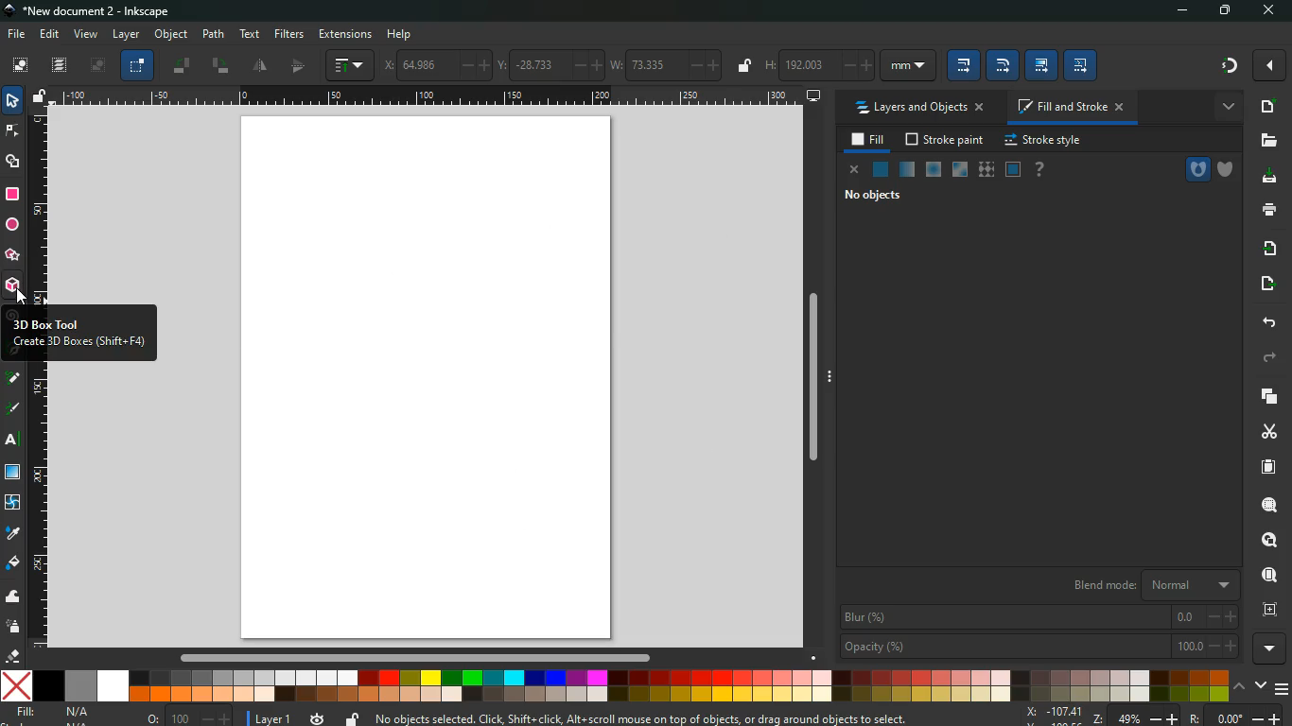 This screenshot has width=1292, height=726. What do you see at coordinates (547, 62) in the screenshot?
I see `y` at bounding box center [547, 62].